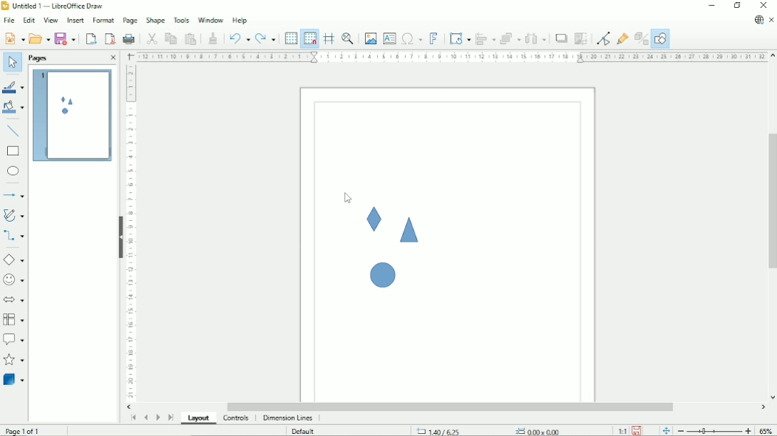 This screenshot has height=436, width=777. Describe the element at coordinates (239, 37) in the screenshot. I see `Undo` at that location.